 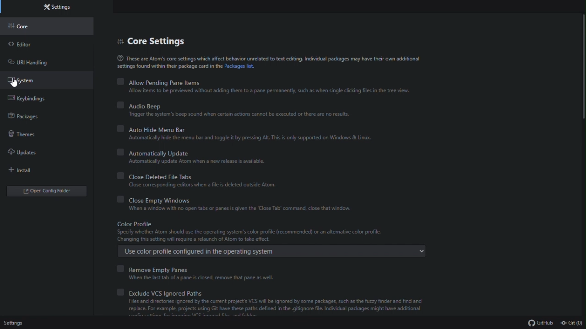 What do you see at coordinates (48, 191) in the screenshot?
I see `Open folder` at bounding box center [48, 191].